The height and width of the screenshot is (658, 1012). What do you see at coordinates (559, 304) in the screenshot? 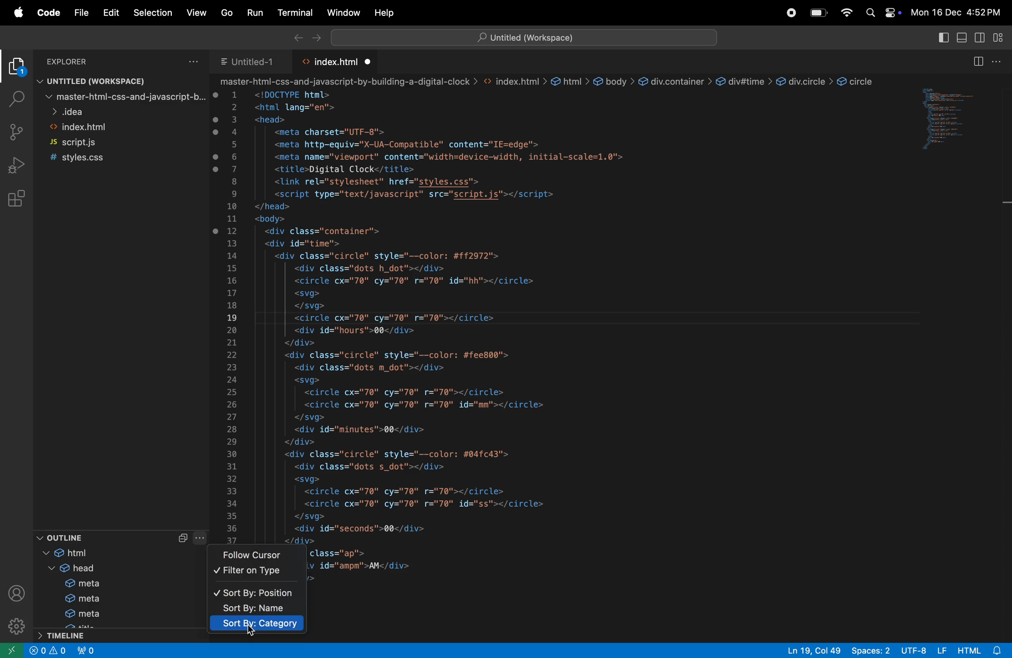
I see `code block about the web page using html` at bounding box center [559, 304].